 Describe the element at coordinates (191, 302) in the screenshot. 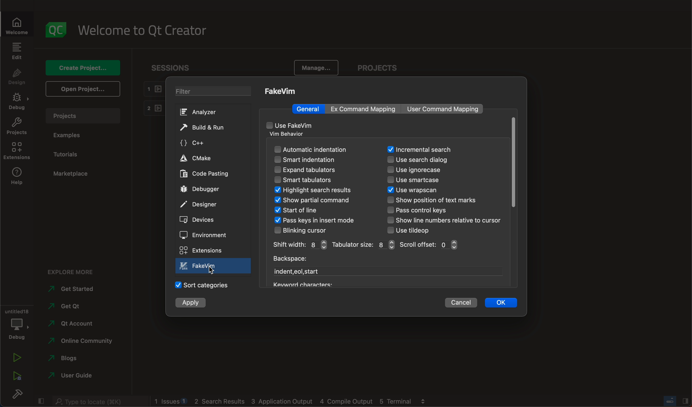

I see `apply` at that location.